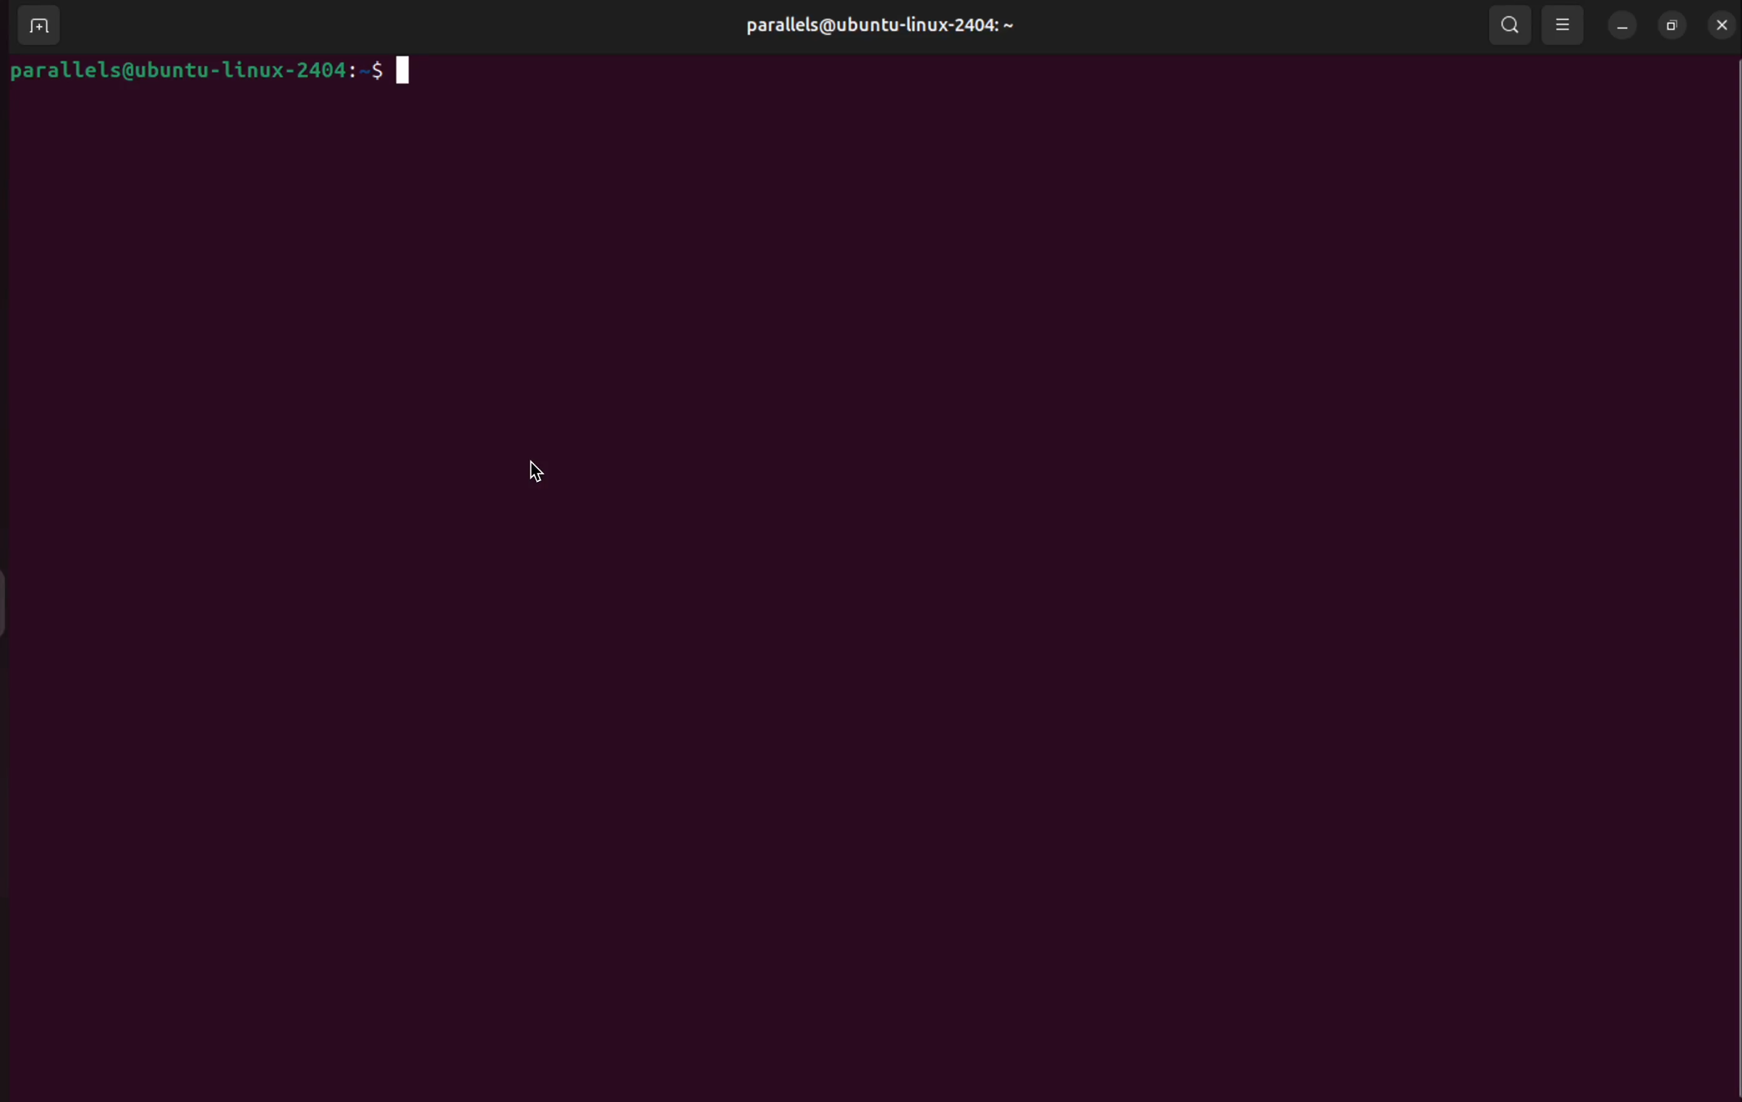 Image resolution: width=1742 pixels, height=1102 pixels. I want to click on close, so click(1722, 24).